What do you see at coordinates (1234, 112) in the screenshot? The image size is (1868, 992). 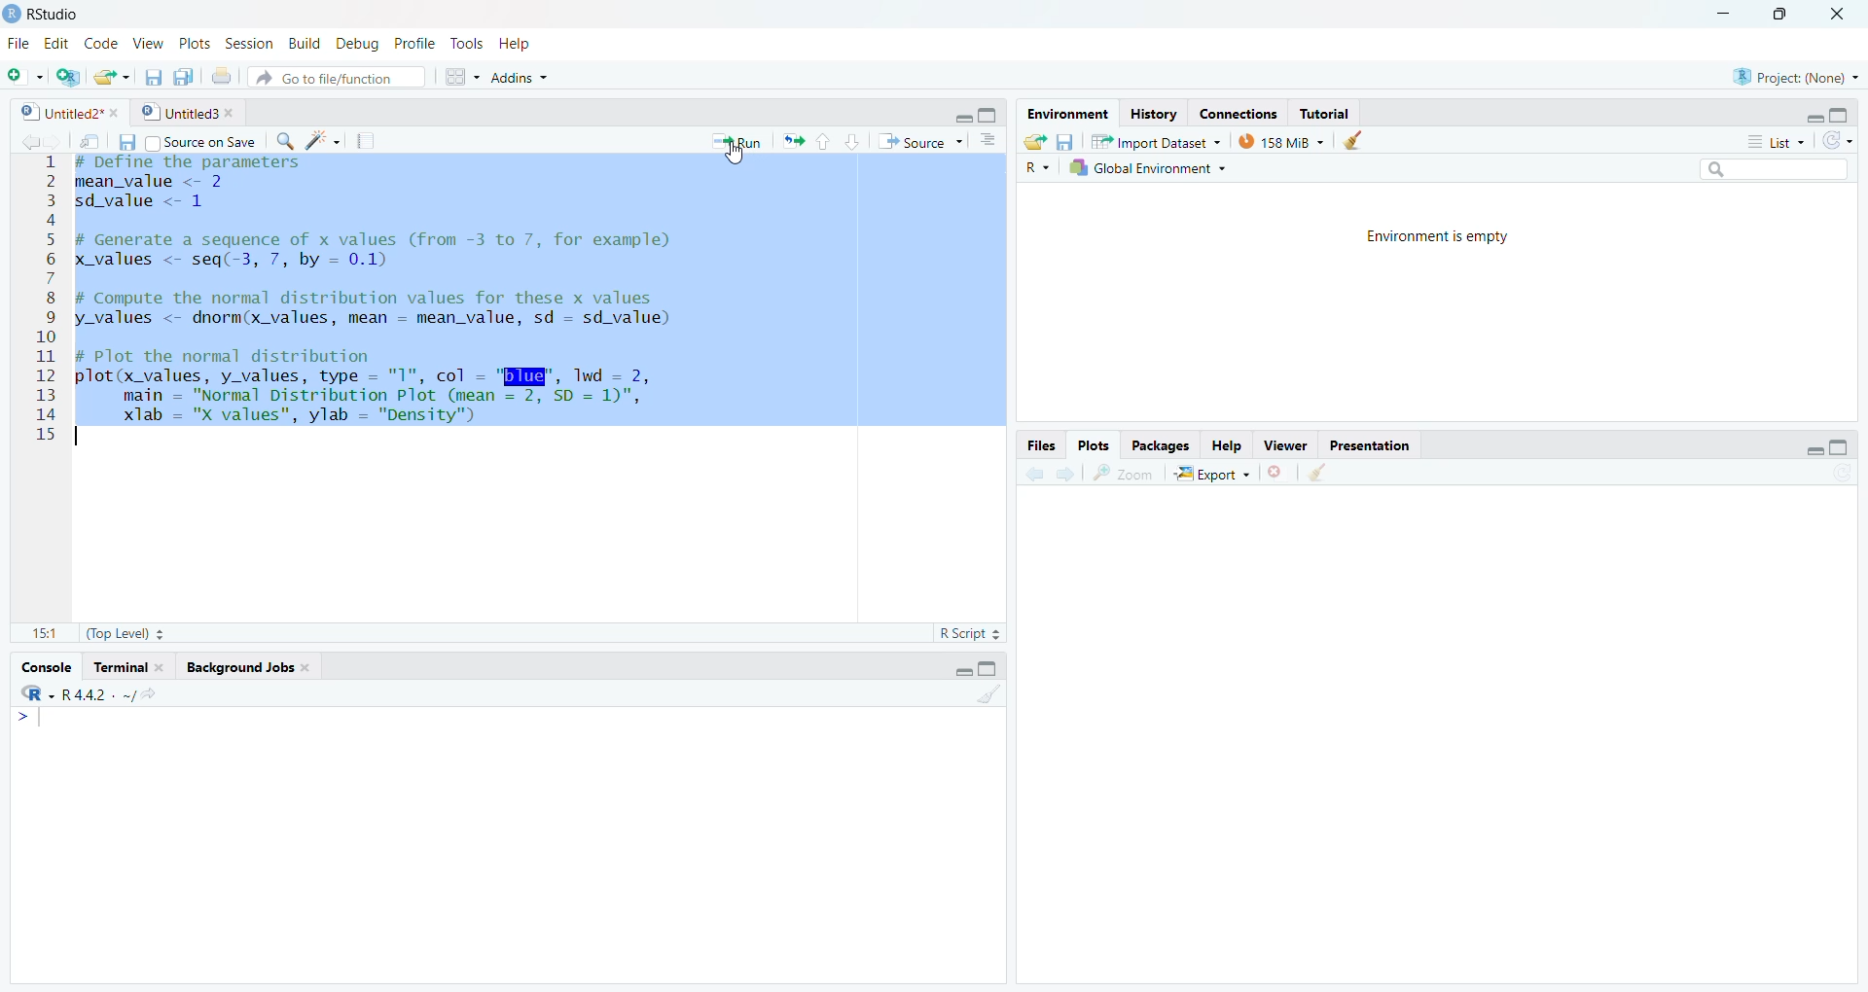 I see `Connections` at bounding box center [1234, 112].